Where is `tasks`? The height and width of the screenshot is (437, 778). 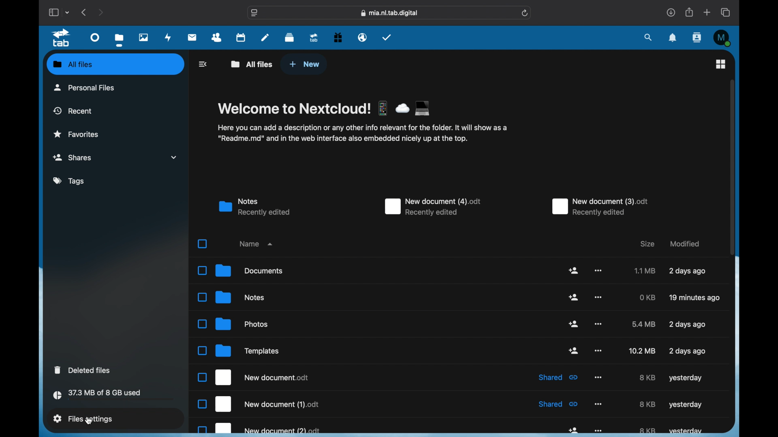
tasks is located at coordinates (387, 37).